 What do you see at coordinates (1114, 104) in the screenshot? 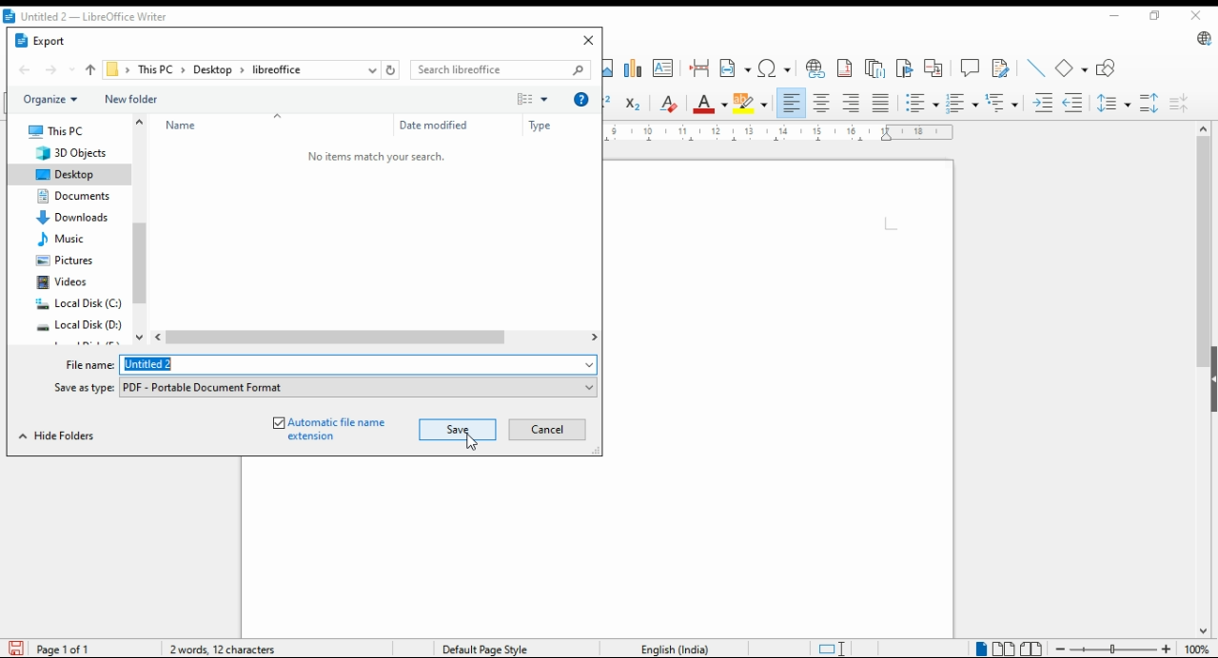
I see `set line spacing` at bounding box center [1114, 104].